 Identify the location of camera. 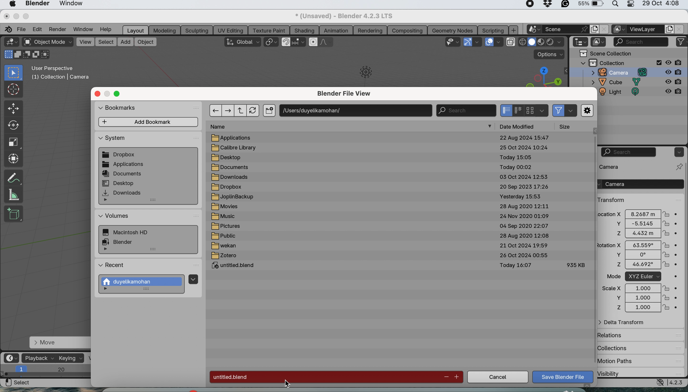
(616, 72).